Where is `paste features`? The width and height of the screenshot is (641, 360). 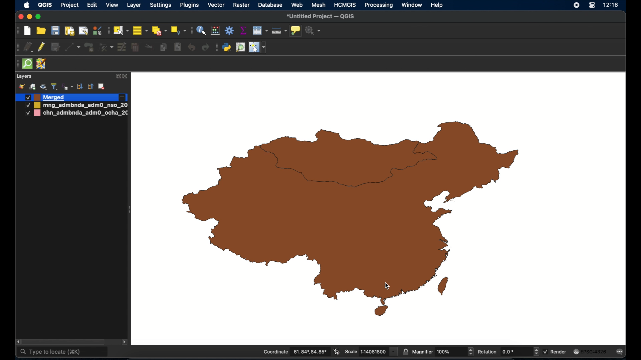
paste features is located at coordinates (177, 47).